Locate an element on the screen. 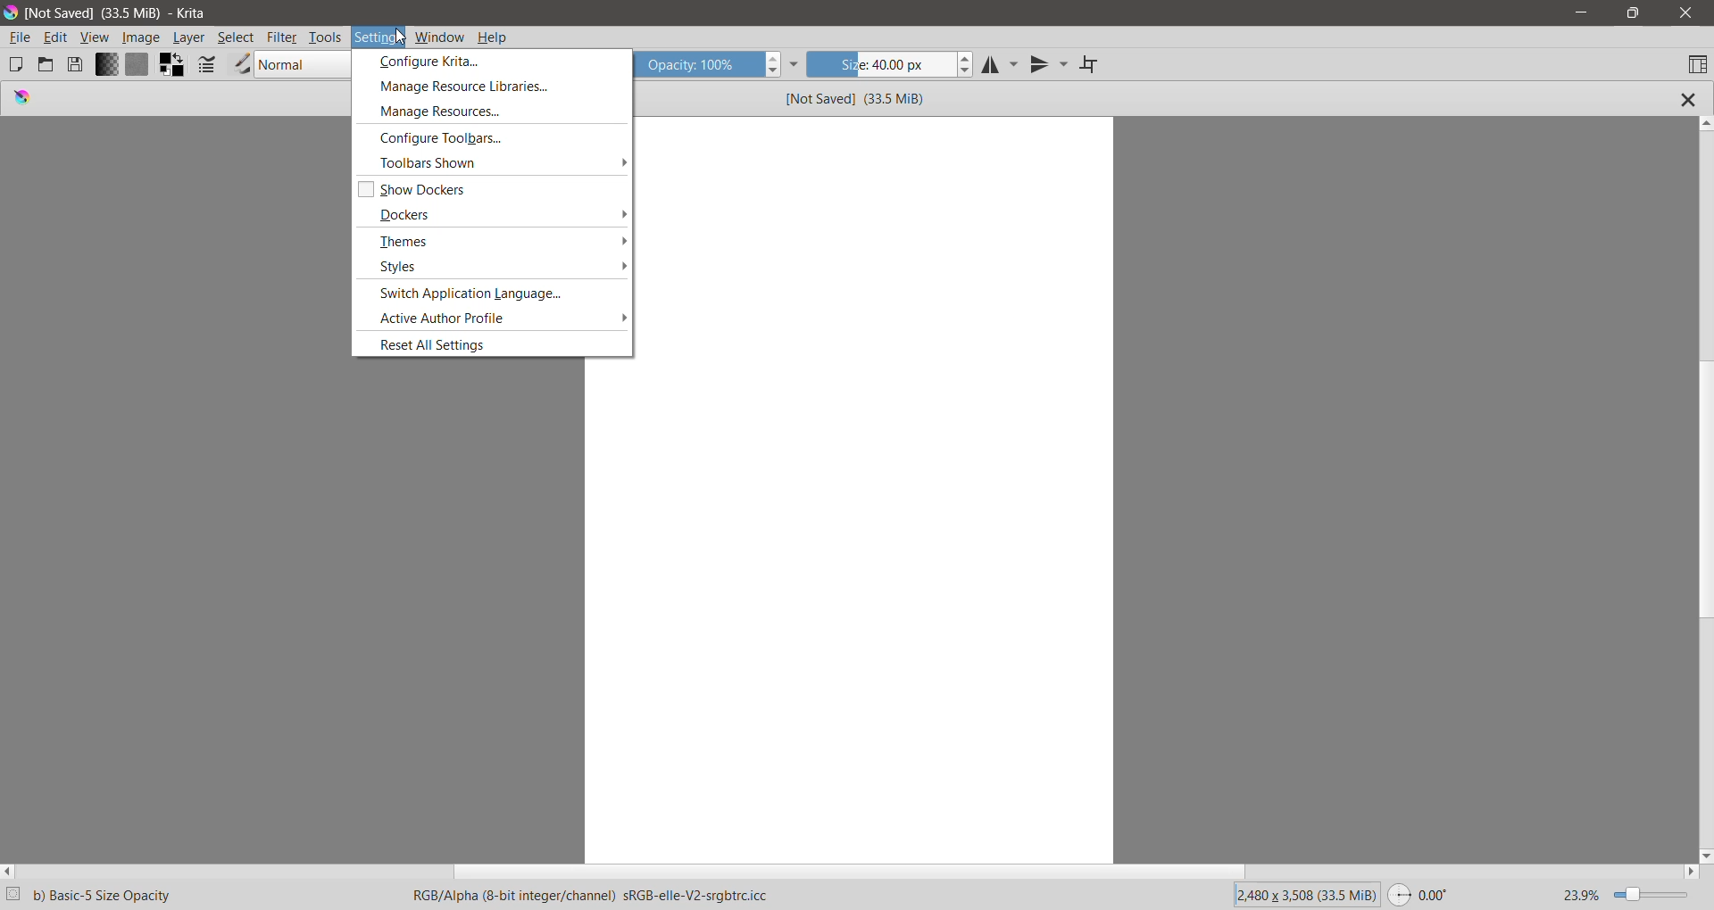 The height and width of the screenshot is (910, 1714). File is located at coordinates (17, 37).